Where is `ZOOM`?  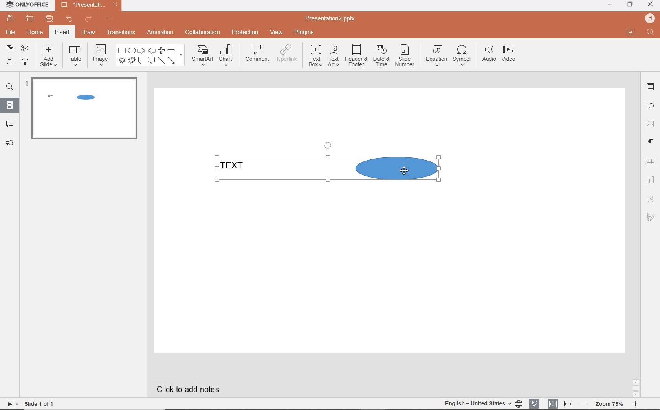 ZOOM is located at coordinates (609, 405).